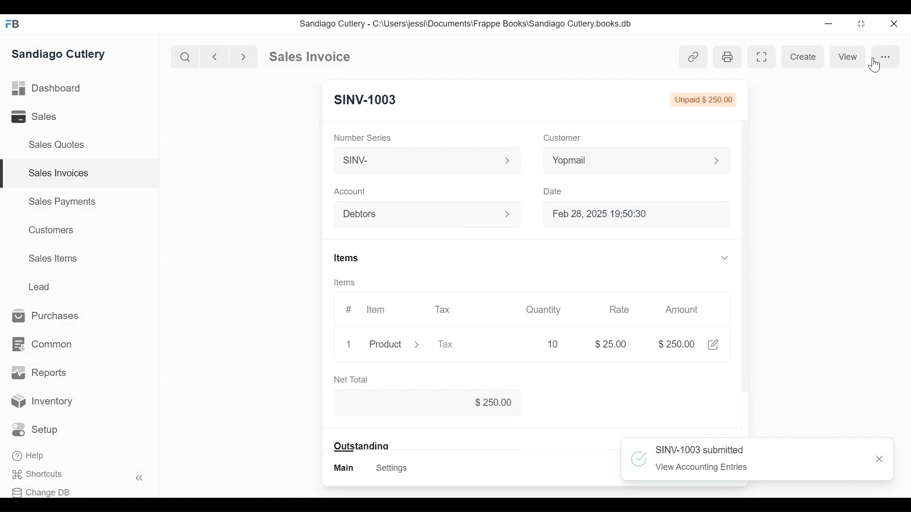 This screenshot has height=512, width=911. Describe the element at coordinates (745, 201) in the screenshot. I see `scrollbar` at that location.